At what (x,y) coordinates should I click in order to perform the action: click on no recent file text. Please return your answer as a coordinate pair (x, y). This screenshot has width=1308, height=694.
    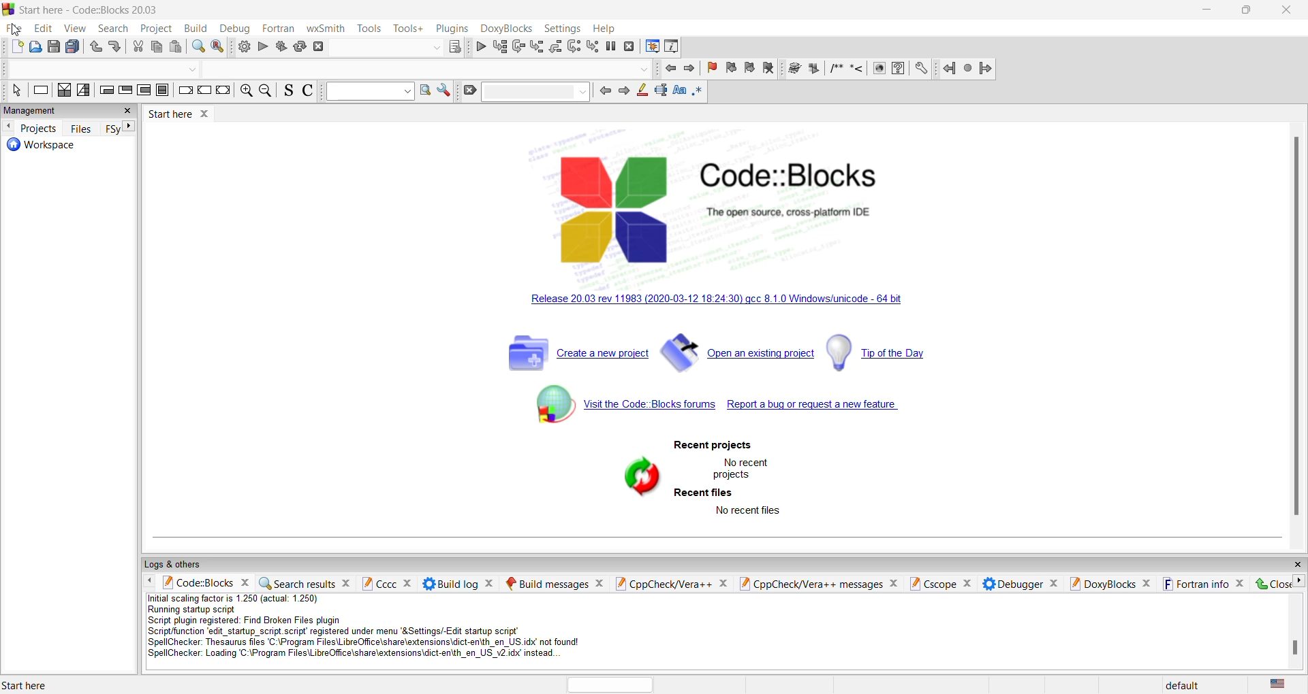
    Looking at the image, I should click on (749, 512).